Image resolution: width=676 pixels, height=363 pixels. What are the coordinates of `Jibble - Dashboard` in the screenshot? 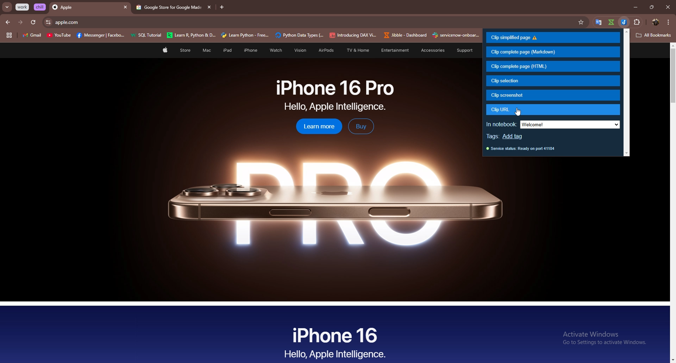 It's located at (404, 35).